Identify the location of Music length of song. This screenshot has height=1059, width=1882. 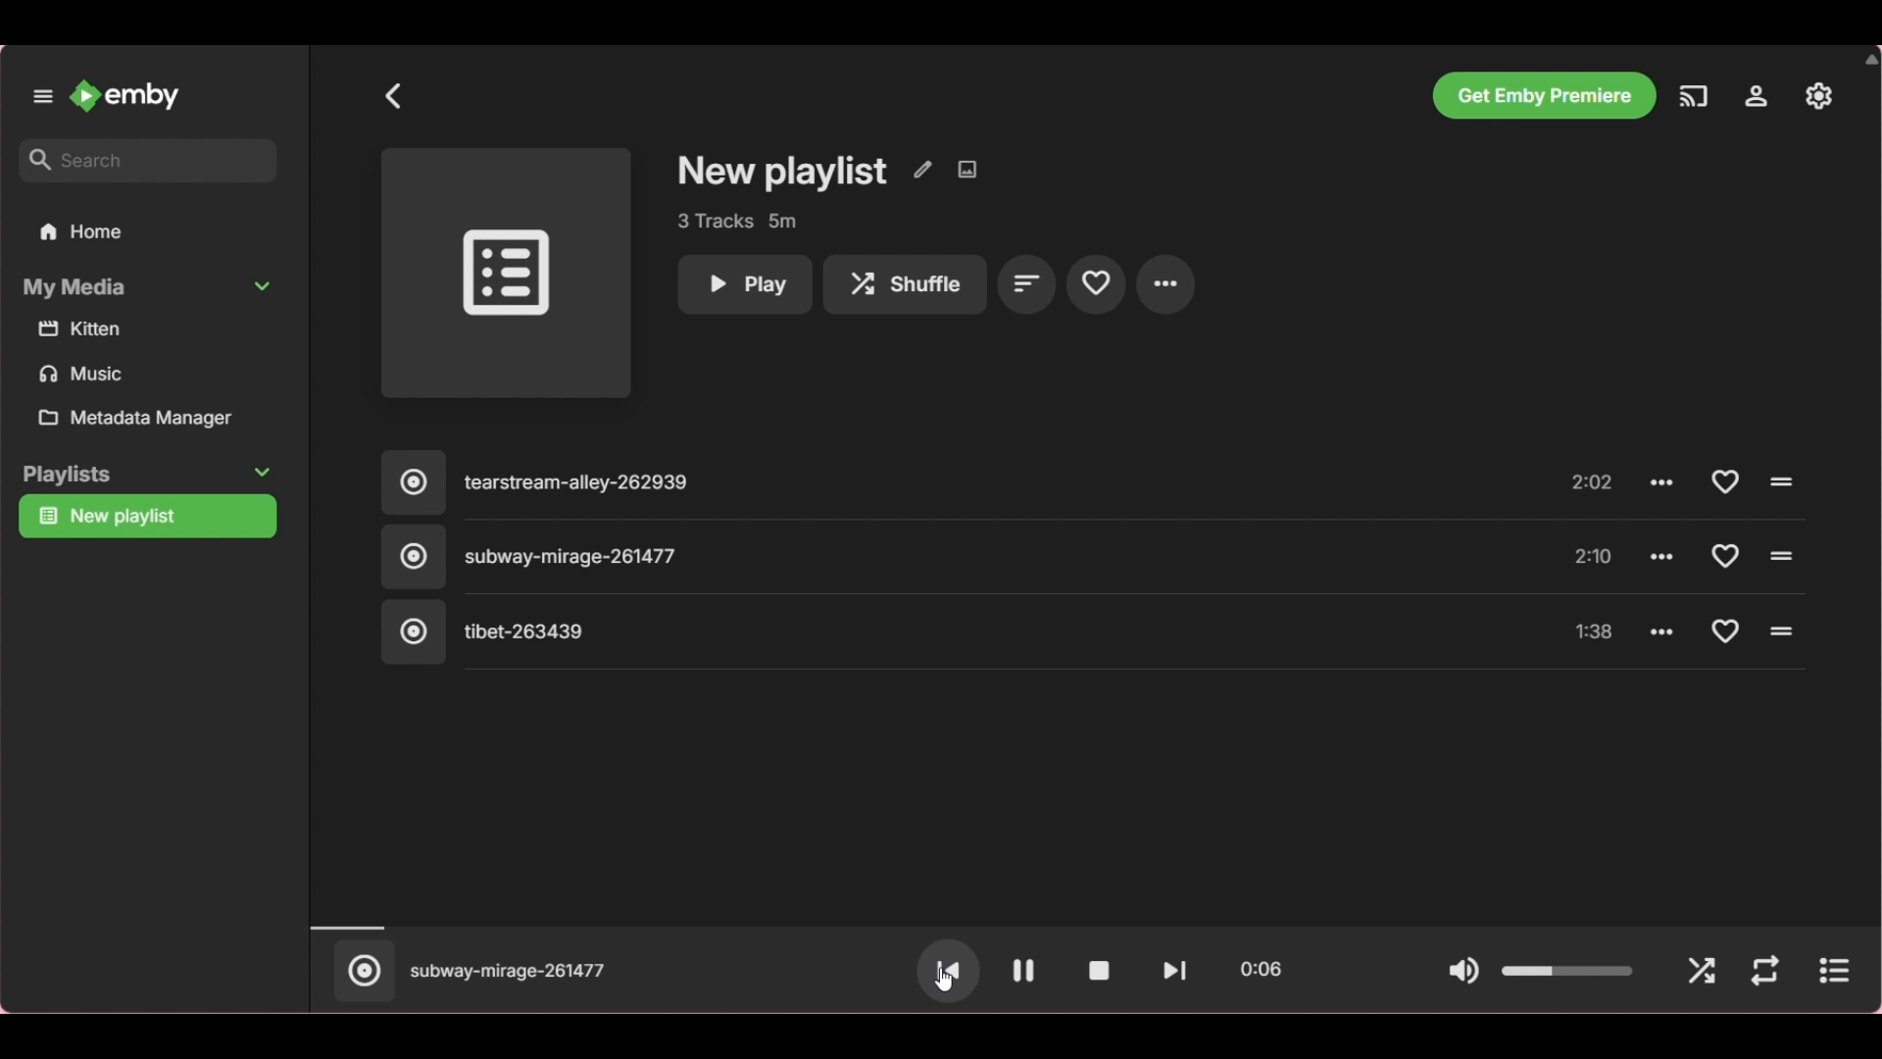
(1595, 484).